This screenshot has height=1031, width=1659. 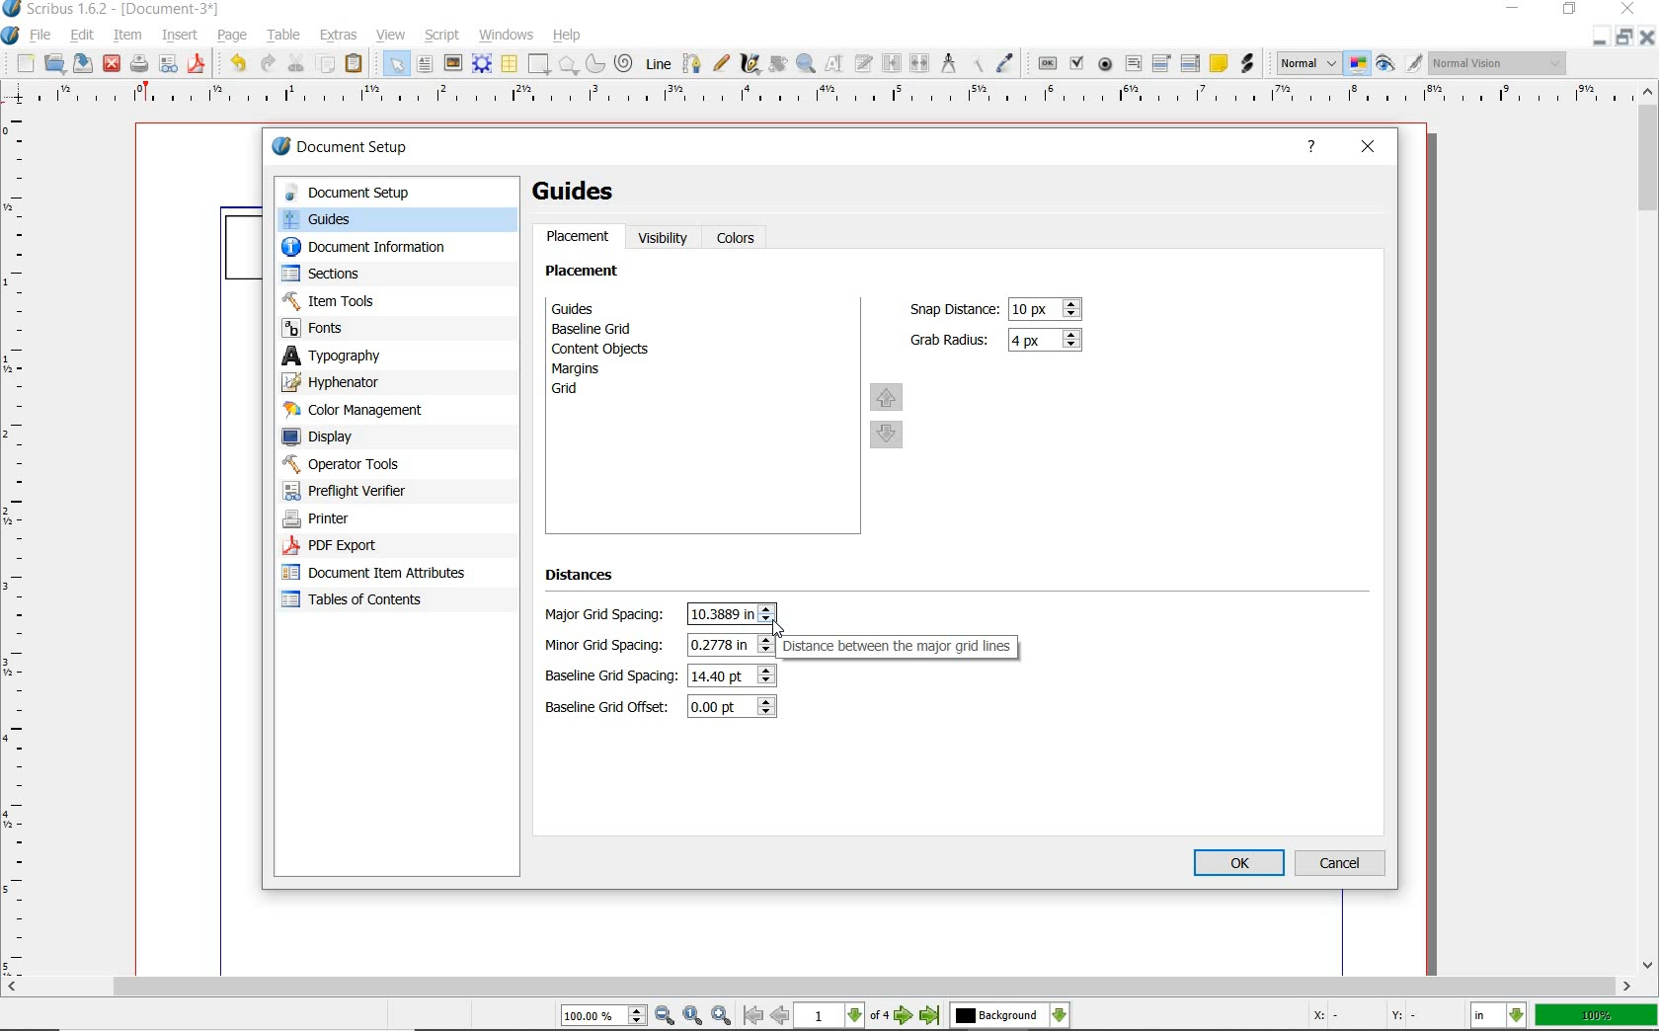 I want to click on edit, so click(x=81, y=36).